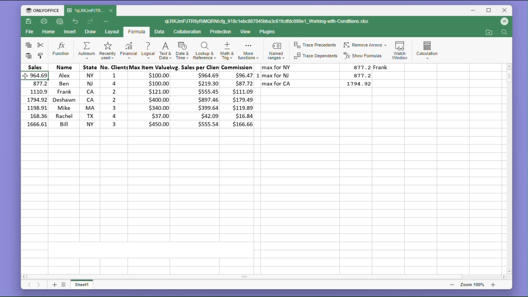  What do you see at coordinates (503, 277) in the screenshot?
I see `scroll right` at bounding box center [503, 277].